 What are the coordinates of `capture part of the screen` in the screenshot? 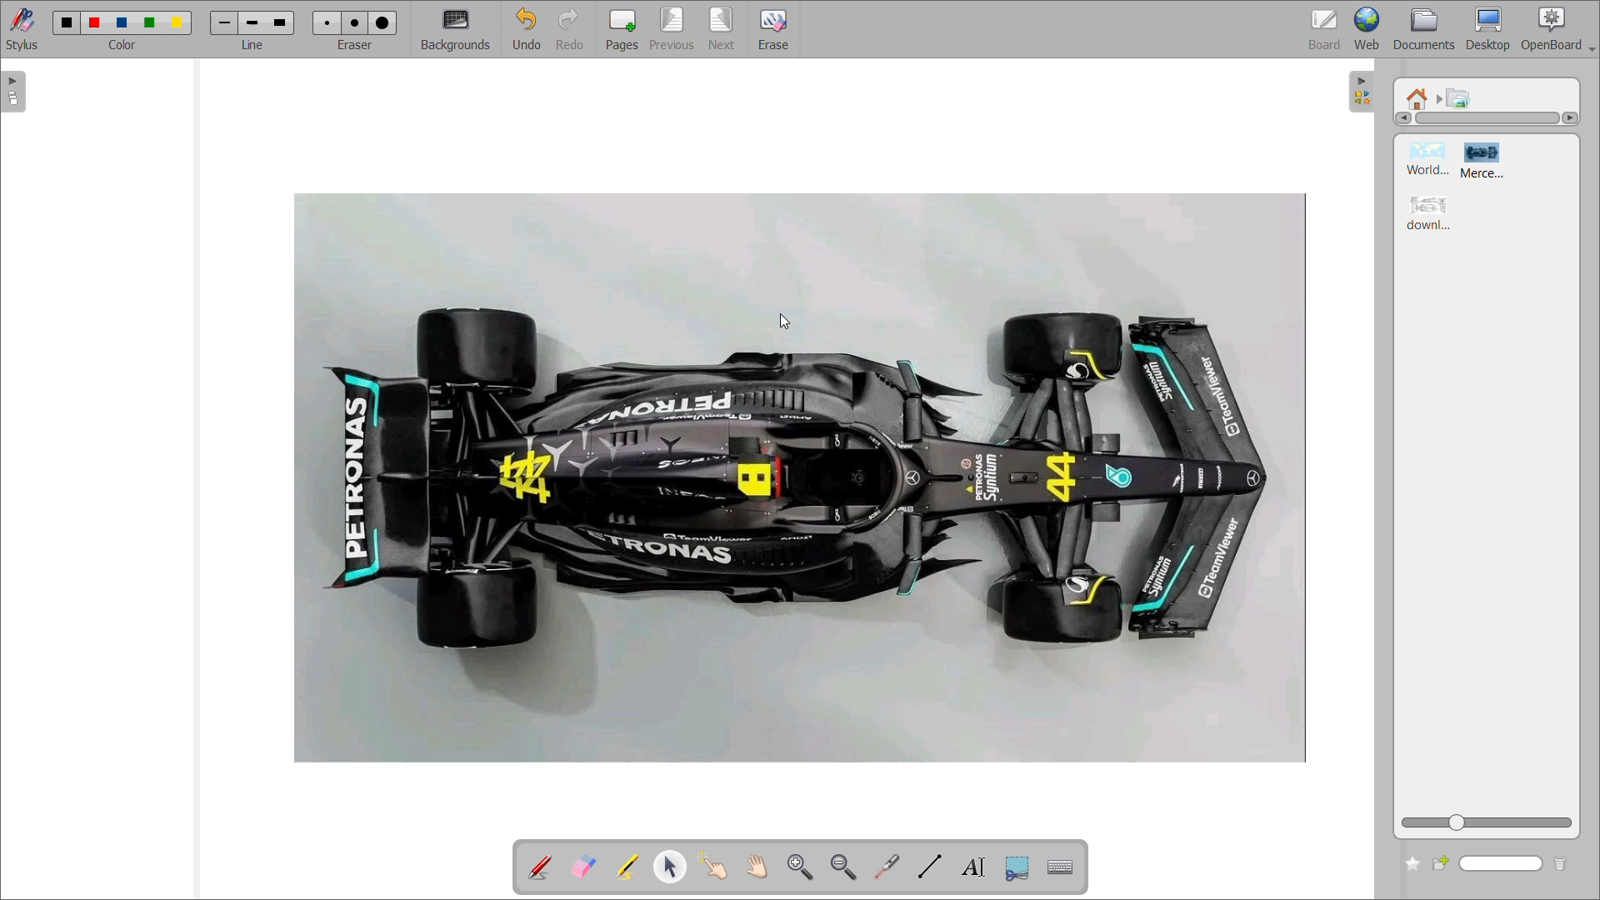 It's located at (1016, 866).